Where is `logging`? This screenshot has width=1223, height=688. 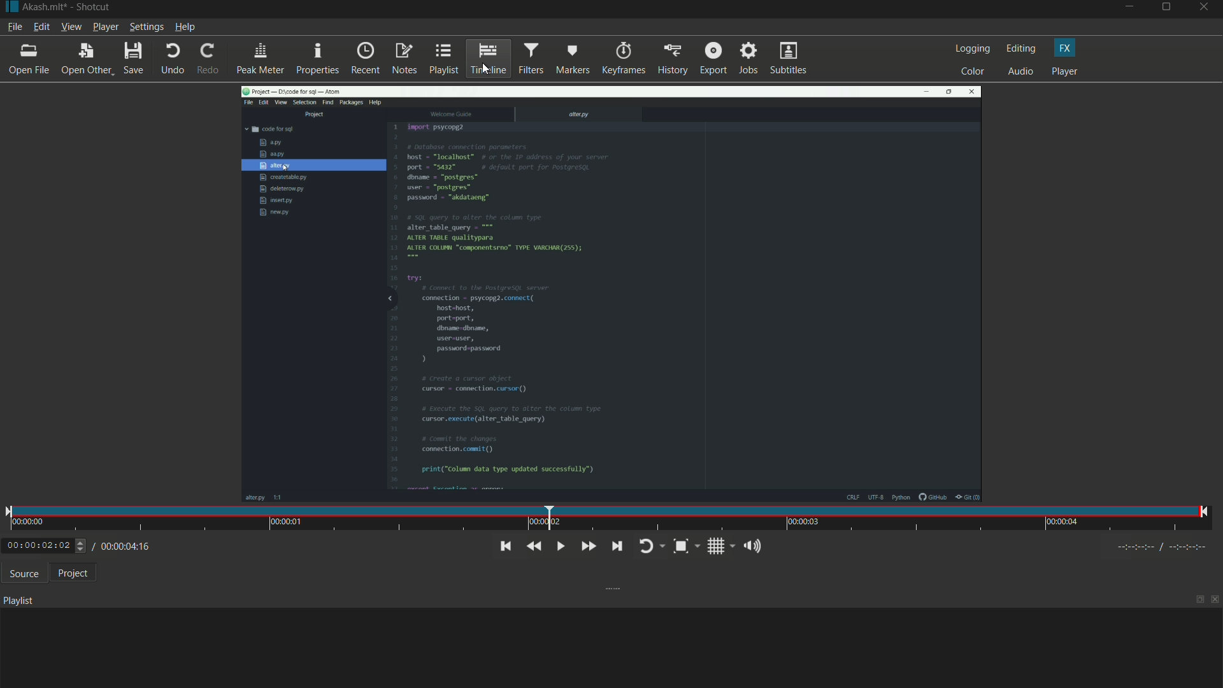 logging is located at coordinates (970, 49).